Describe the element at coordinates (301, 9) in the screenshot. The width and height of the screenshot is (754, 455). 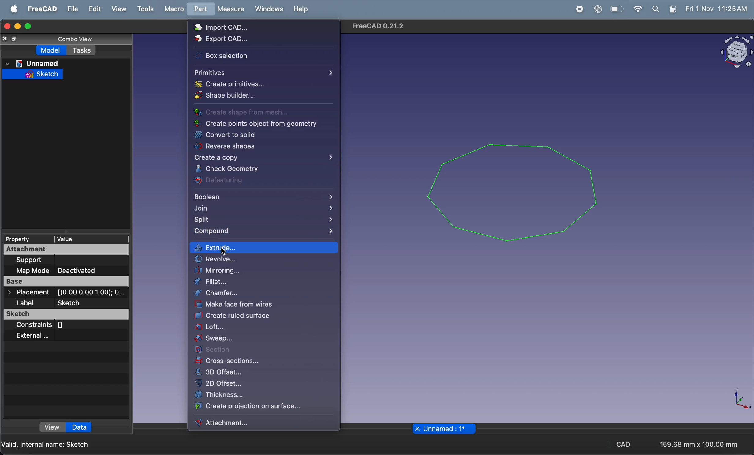
I see `help` at that location.